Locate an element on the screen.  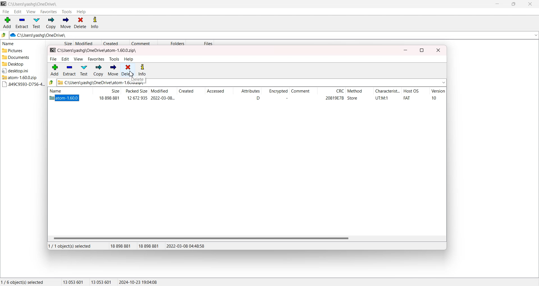
Desktop File is located at coordinates (21, 71).